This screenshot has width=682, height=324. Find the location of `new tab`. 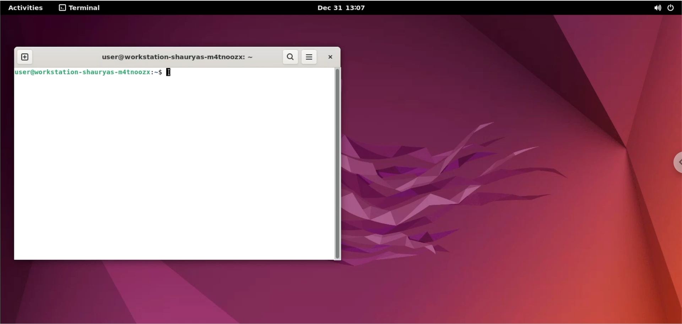

new tab is located at coordinates (27, 55).